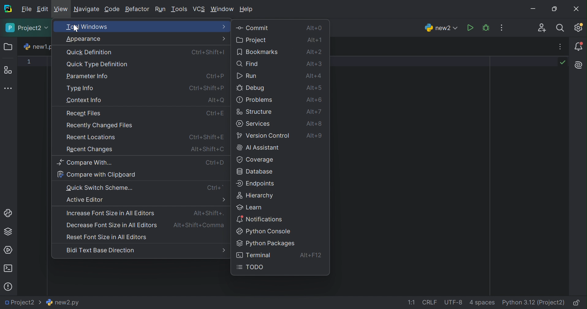 The height and width of the screenshot is (309, 587). I want to click on Alt+Shift+Comma, so click(199, 226).